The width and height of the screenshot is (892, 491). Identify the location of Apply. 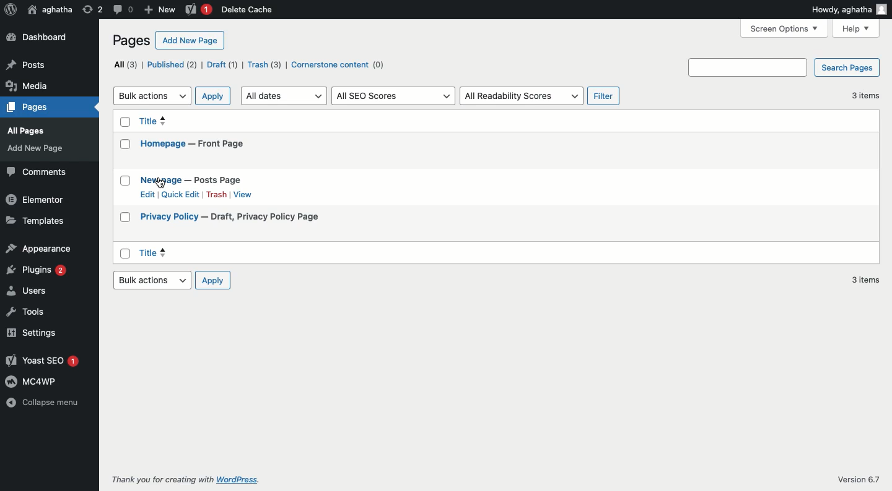
(212, 96).